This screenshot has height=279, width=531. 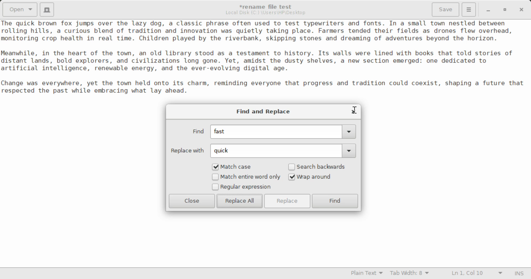 I want to click on More Options Menu, so click(x=469, y=10).